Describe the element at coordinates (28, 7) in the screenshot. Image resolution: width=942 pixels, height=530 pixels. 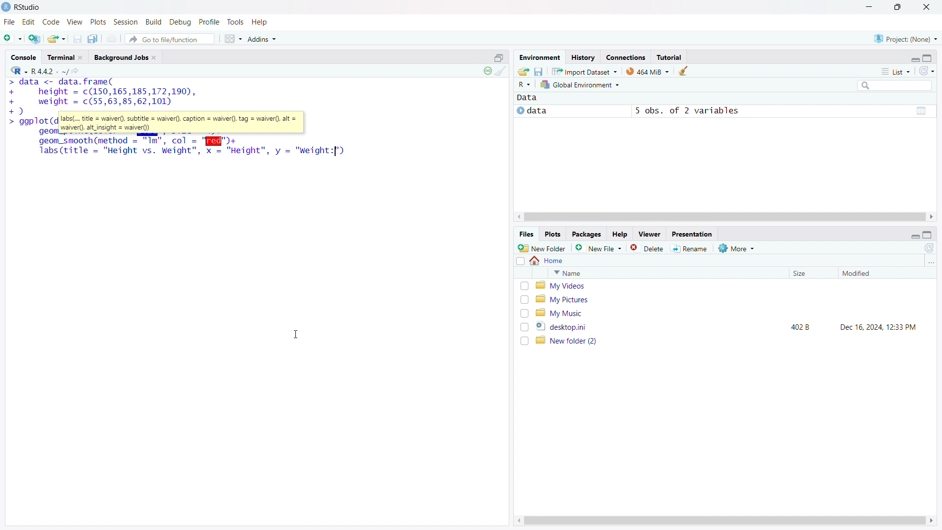
I see `rstudio` at that location.